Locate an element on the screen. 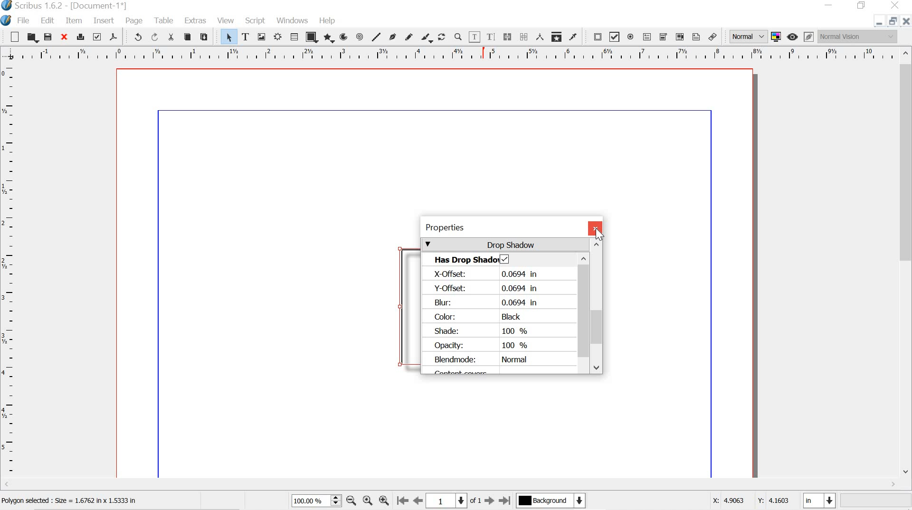  ruler is located at coordinates (451, 54).